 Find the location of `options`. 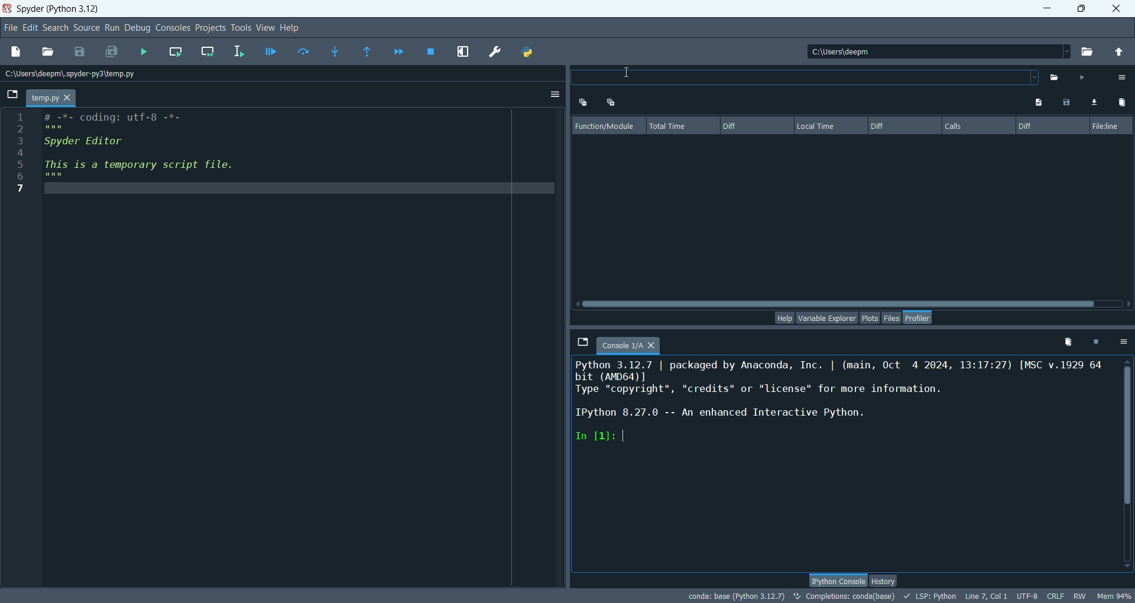

options is located at coordinates (1120, 77).